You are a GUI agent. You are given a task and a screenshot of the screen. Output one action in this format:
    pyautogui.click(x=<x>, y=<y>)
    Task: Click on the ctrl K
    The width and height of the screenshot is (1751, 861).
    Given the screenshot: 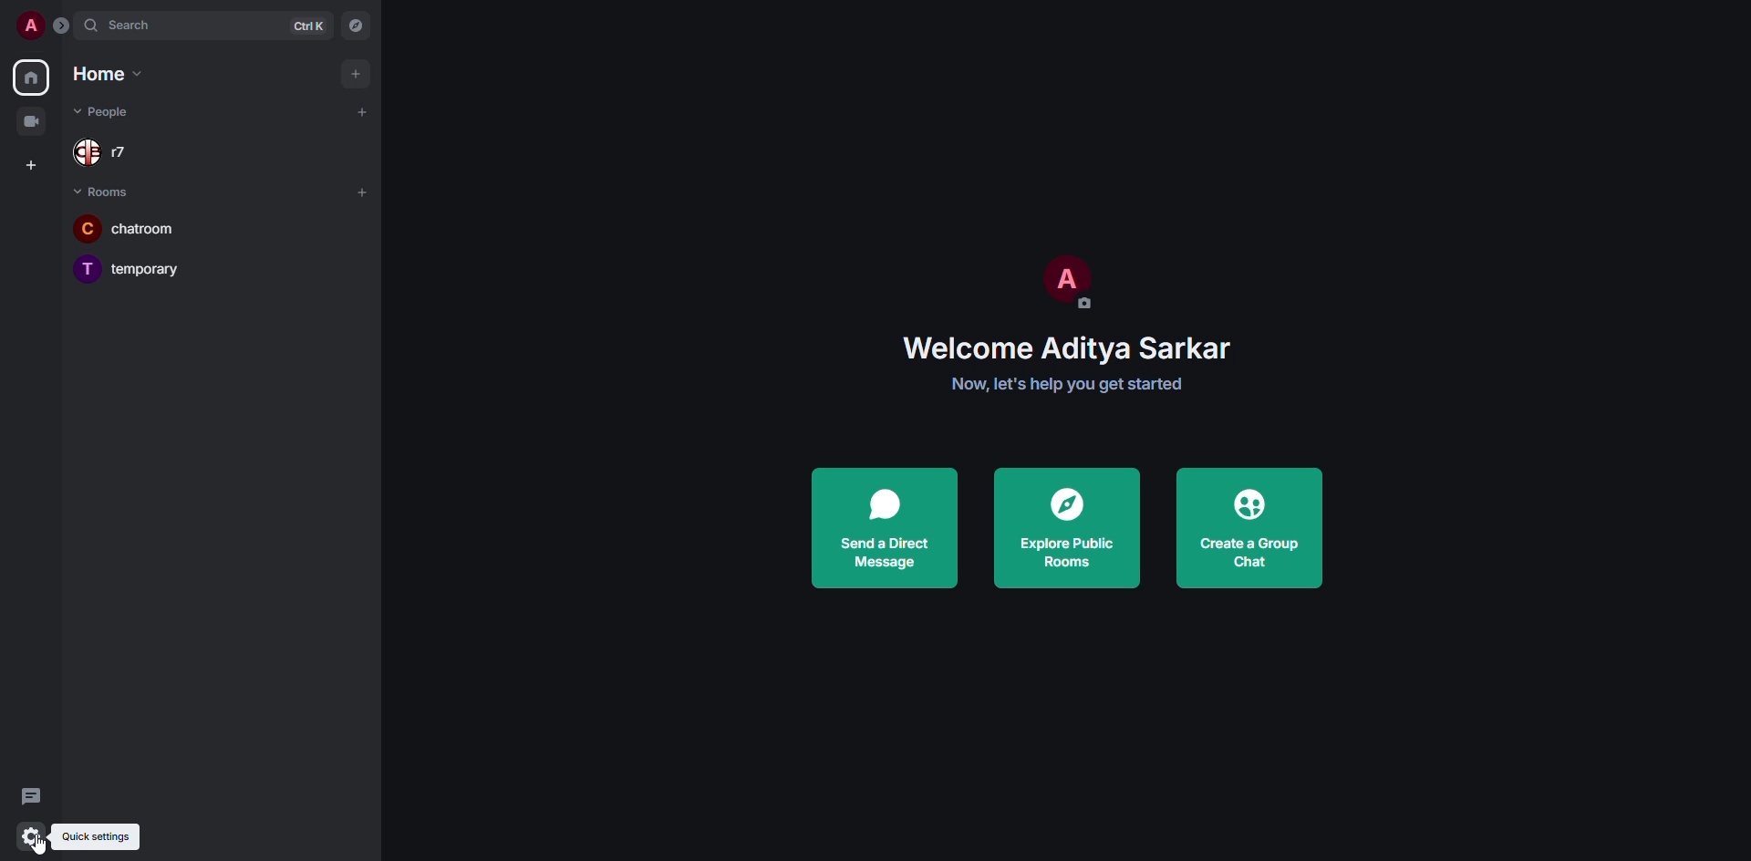 What is the action you would take?
    pyautogui.click(x=309, y=26)
    